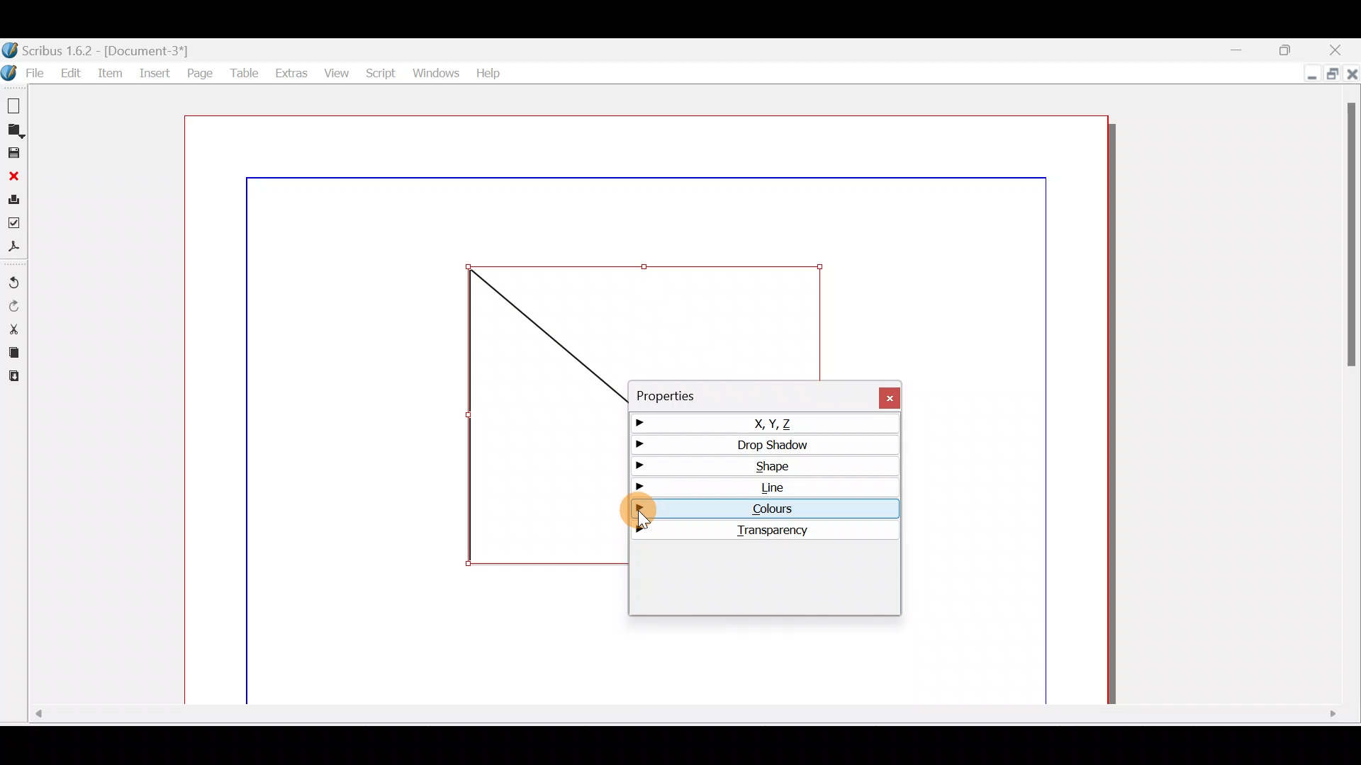 The image size is (1361, 765). I want to click on Table, so click(242, 72).